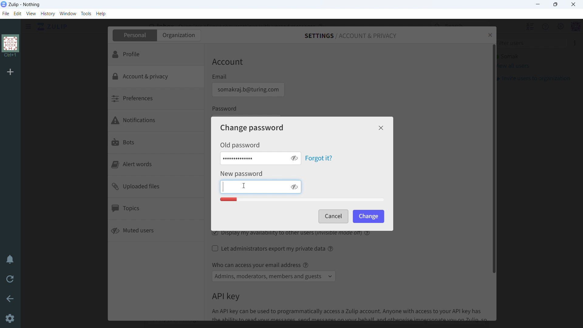  I want to click on muted users, so click(156, 231).